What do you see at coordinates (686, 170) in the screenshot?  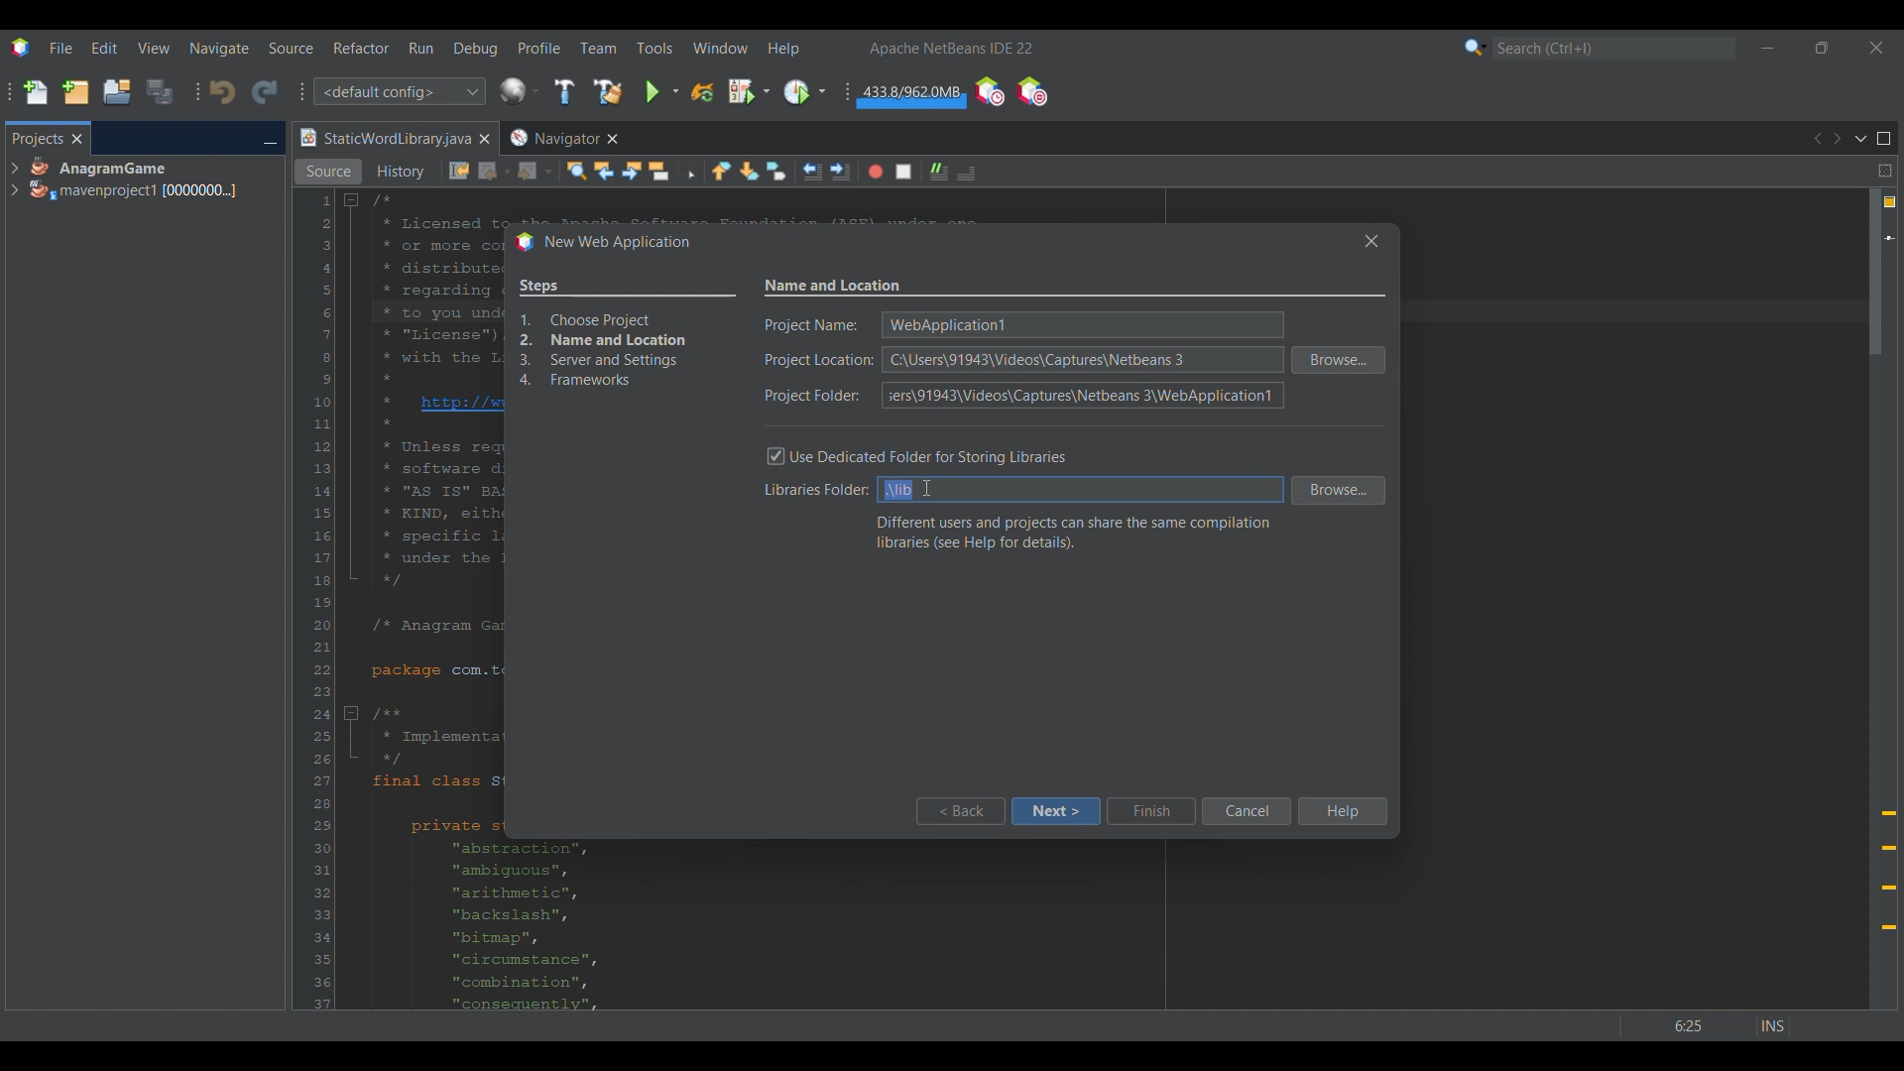 I see `Toggle rectangular selection` at bounding box center [686, 170].